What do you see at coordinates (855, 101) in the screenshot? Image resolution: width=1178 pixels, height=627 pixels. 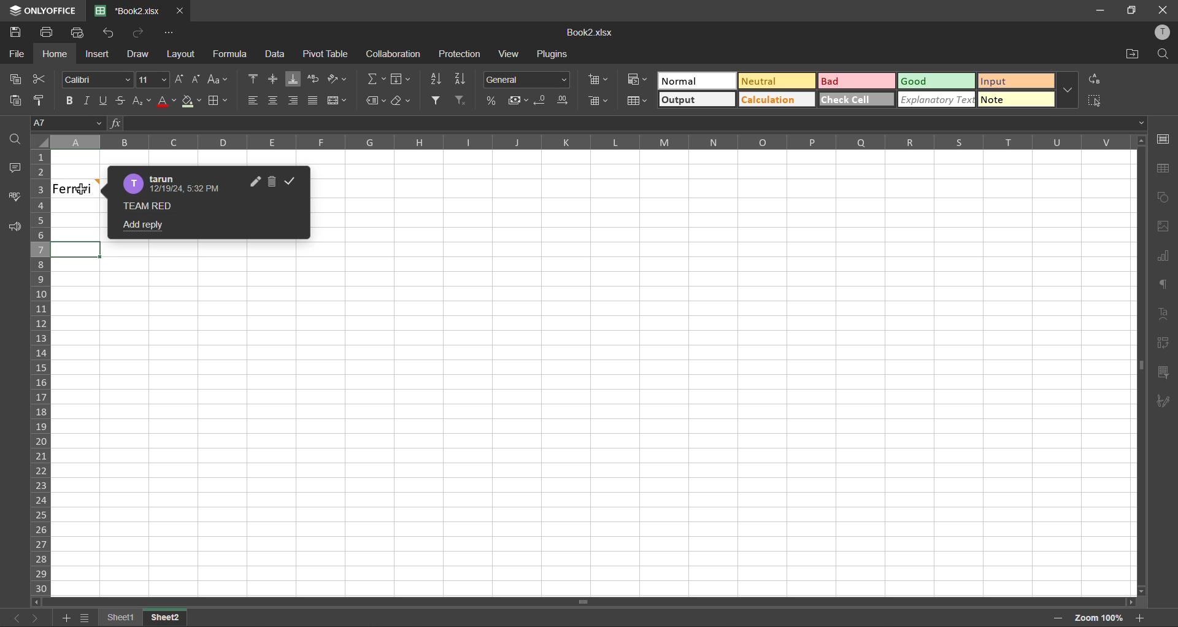 I see `check cell` at bounding box center [855, 101].